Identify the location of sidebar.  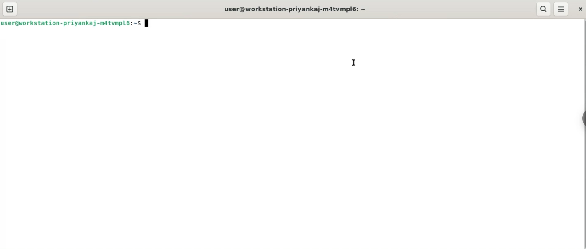
(583, 117).